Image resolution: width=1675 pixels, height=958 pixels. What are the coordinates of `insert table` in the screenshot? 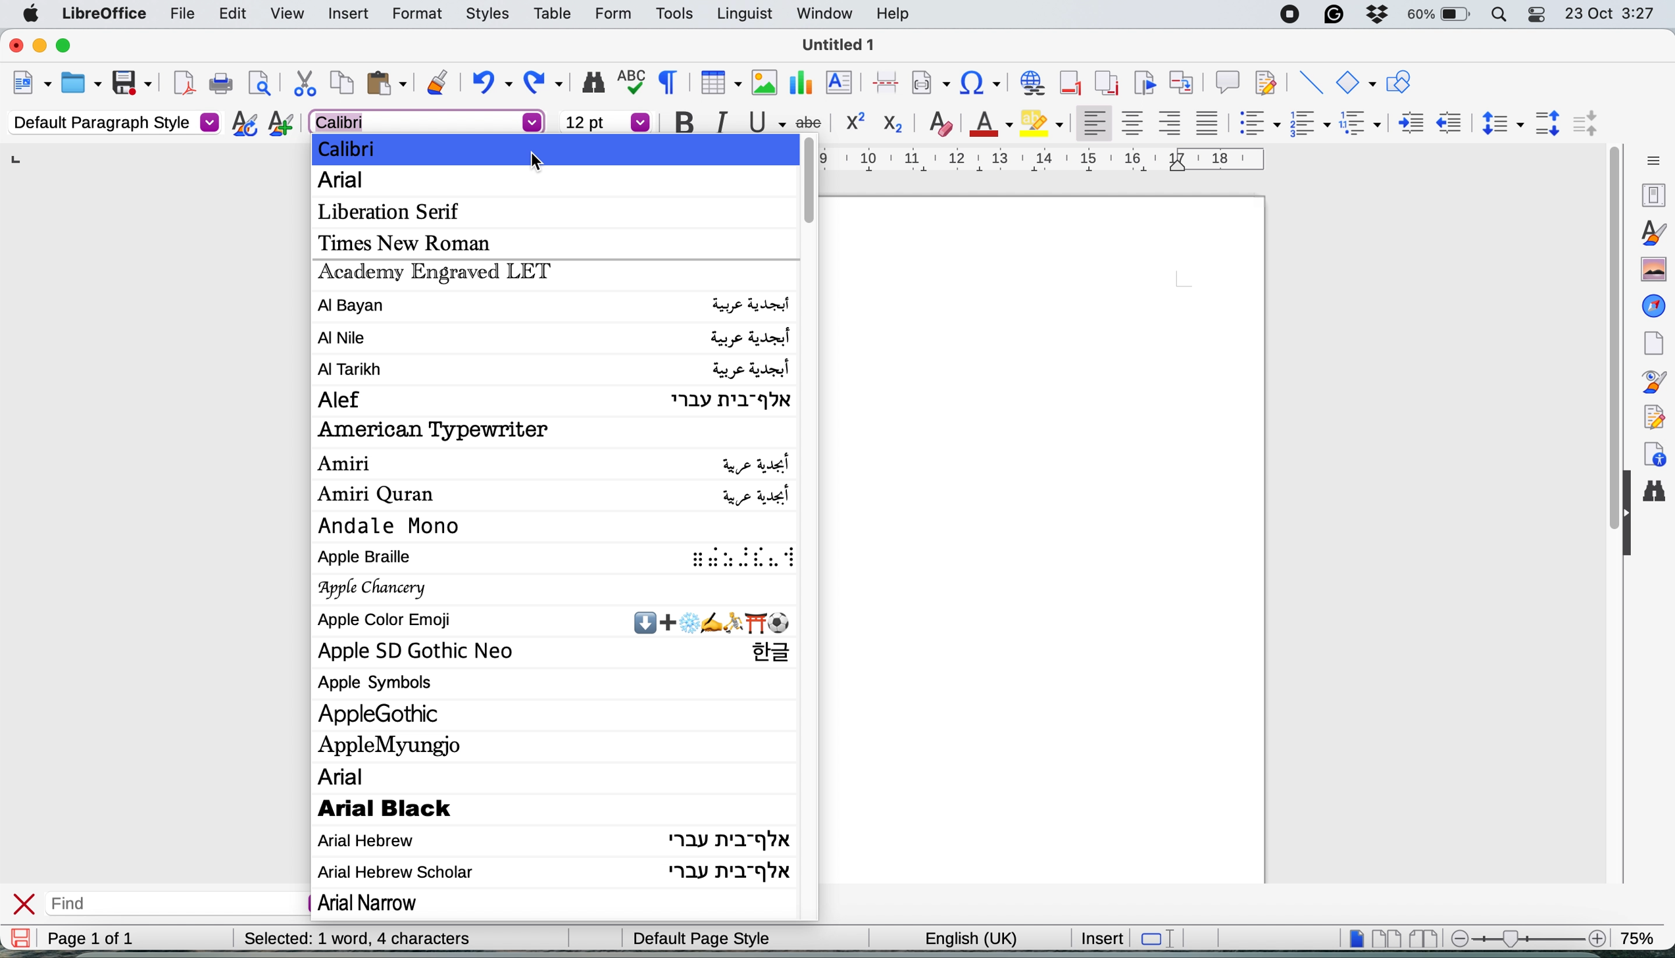 It's located at (718, 84).